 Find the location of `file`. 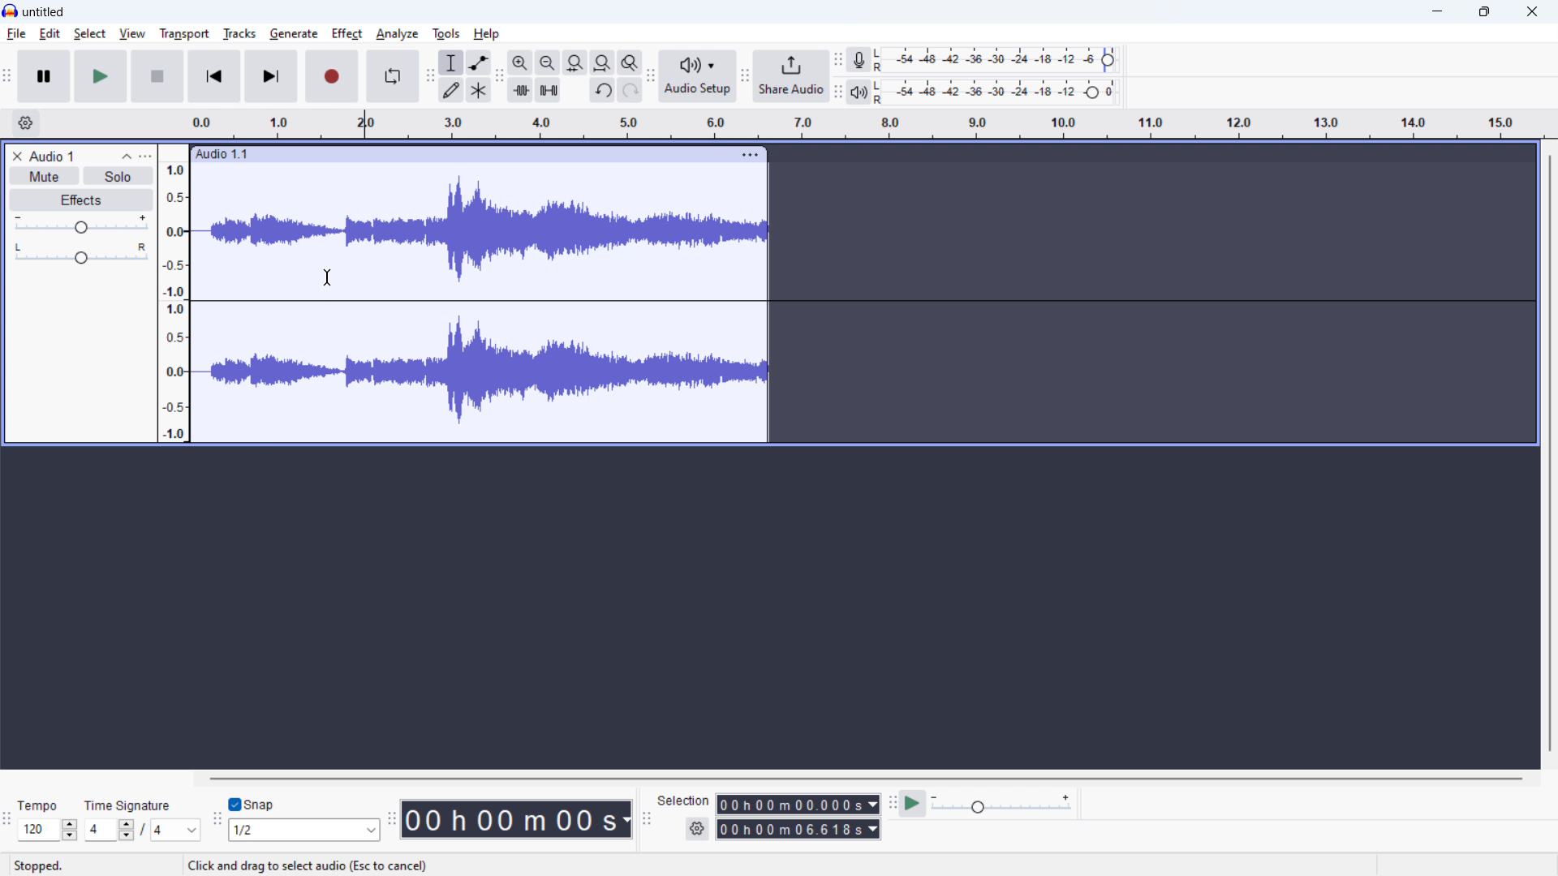

file is located at coordinates (17, 34).